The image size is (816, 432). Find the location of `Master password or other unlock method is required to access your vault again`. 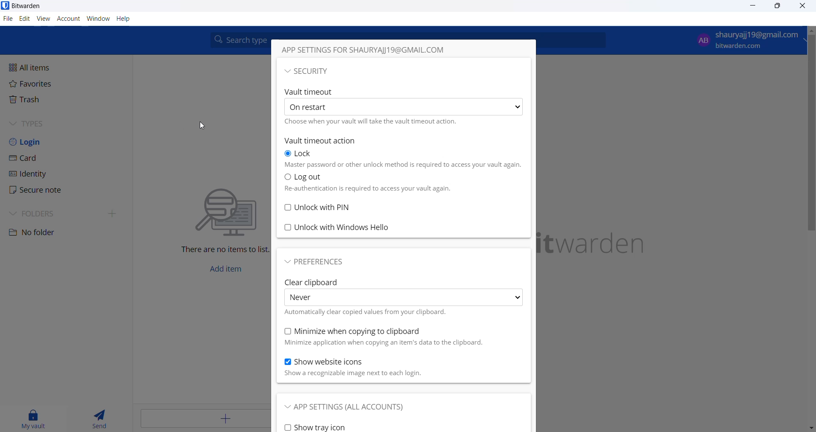

Master password or other unlock method is required to access your vault again is located at coordinates (402, 166).